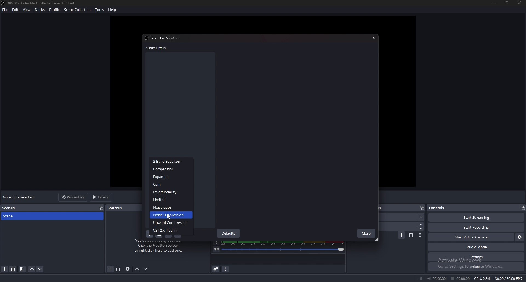 The width and height of the screenshot is (526, 282). What do you see at coordinates (508, 3) in the screenshot?
I see `resize` at bounding box center [508, 3].